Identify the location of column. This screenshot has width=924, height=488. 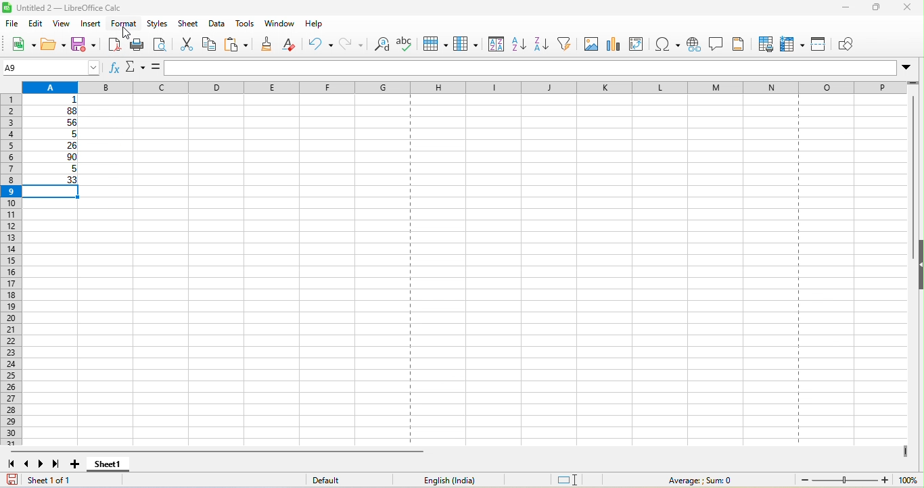
(466, 45).